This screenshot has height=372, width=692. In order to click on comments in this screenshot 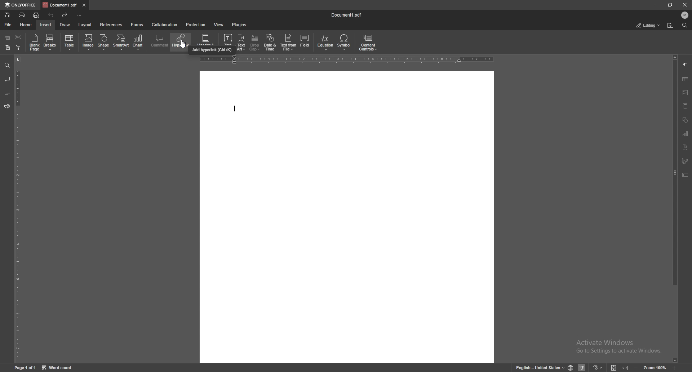, I will do `click(6, 79)`.